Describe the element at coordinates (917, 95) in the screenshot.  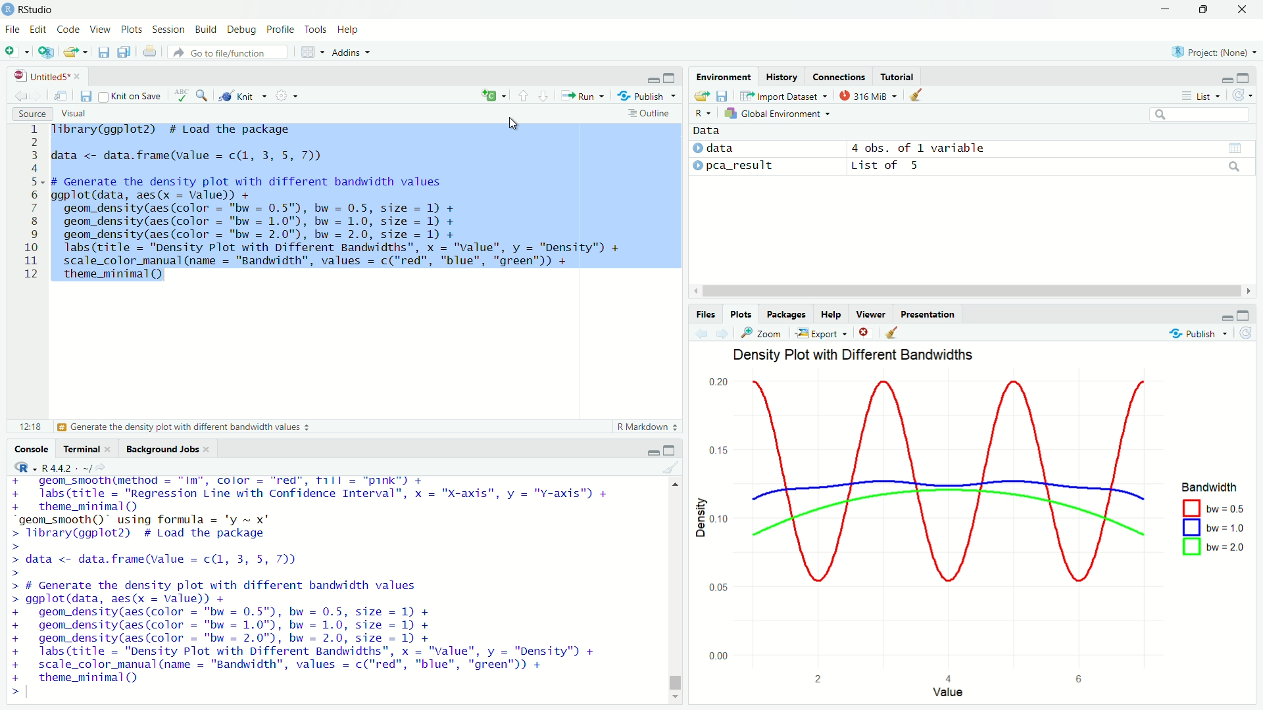
I see `Clear objects from workspace` at that location.